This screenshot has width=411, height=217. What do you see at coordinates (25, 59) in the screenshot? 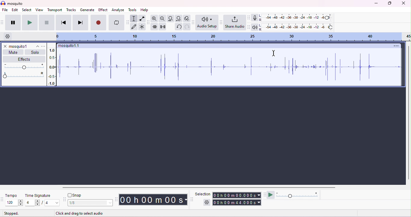
I see `effects` at bounding box center [25, 59].